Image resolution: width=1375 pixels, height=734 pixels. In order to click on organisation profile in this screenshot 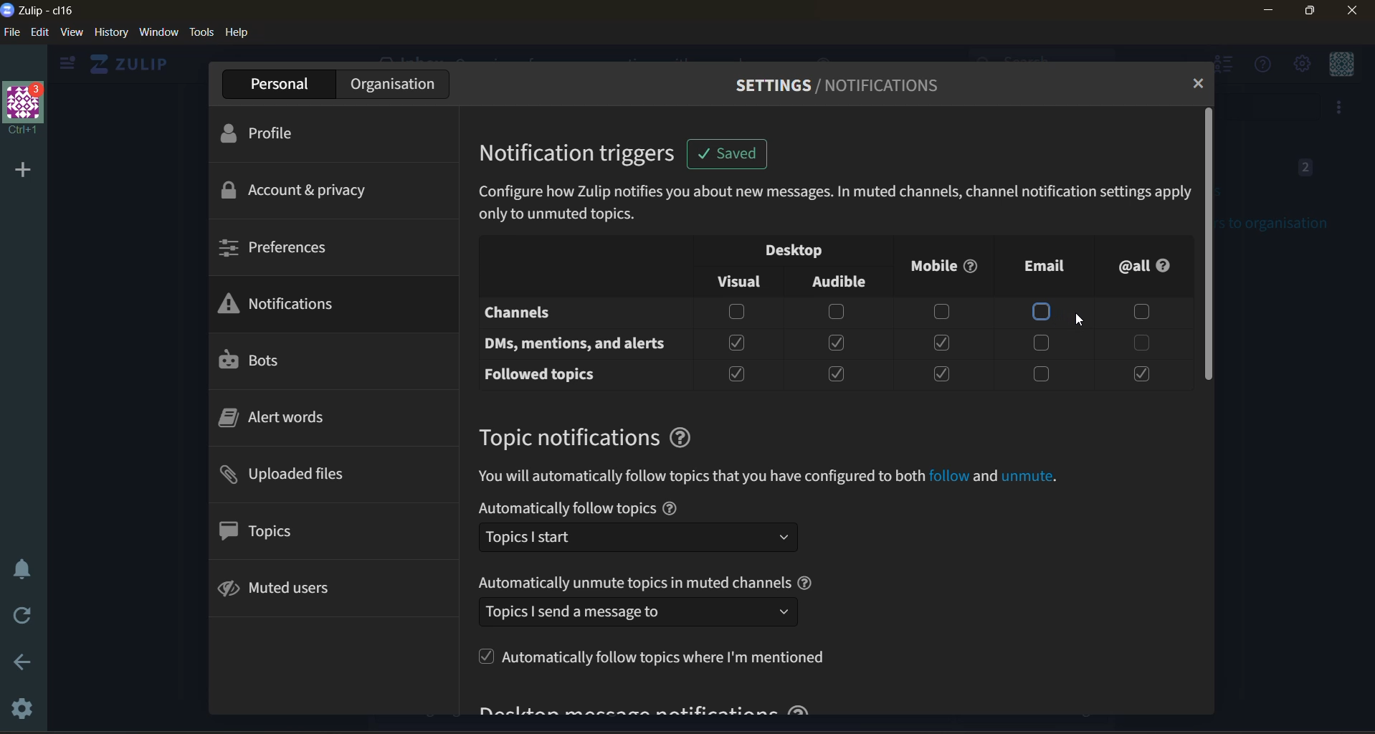, I will do `click(25, 108)`.